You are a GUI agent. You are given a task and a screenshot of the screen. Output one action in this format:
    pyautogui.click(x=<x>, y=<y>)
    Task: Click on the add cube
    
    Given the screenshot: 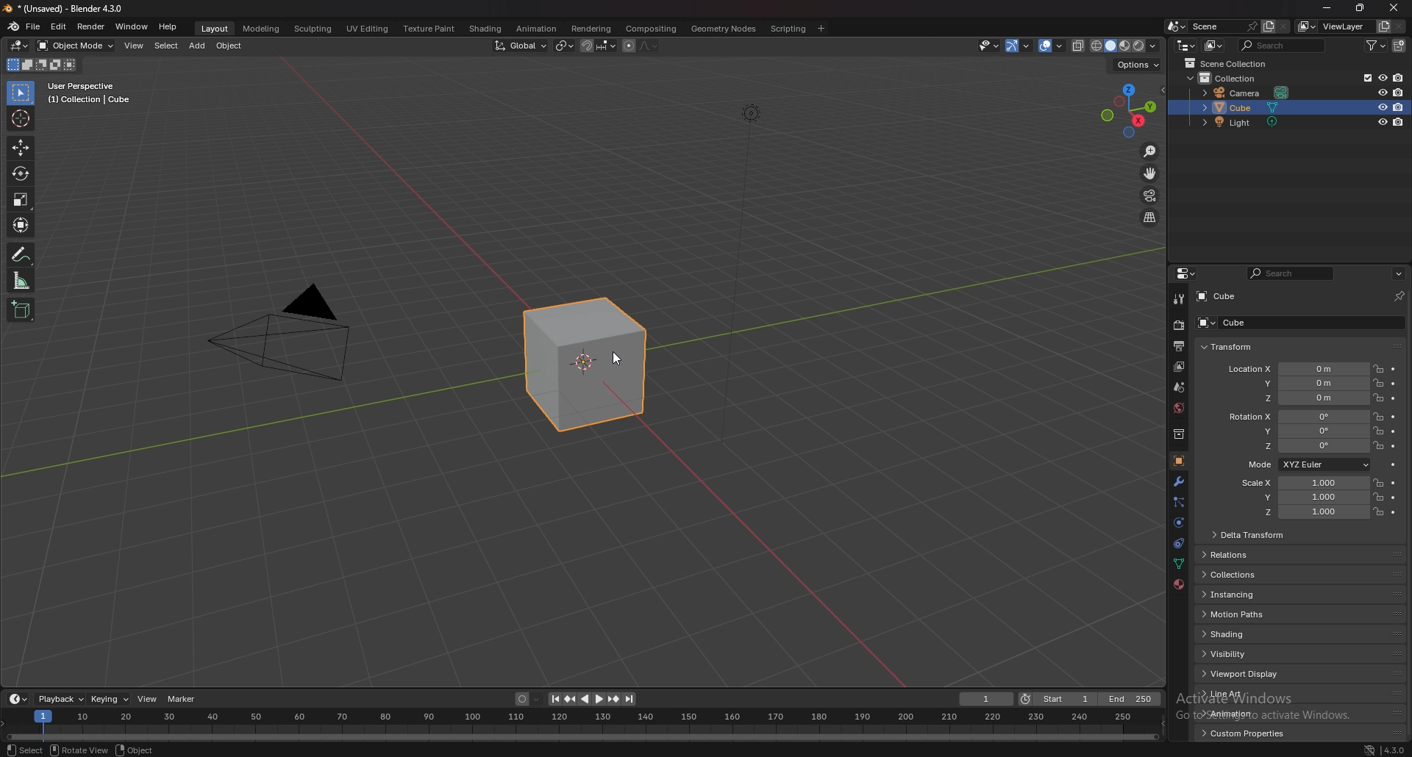 What is the action you would take?
    pyautogui.click(x=23, y=310)
    